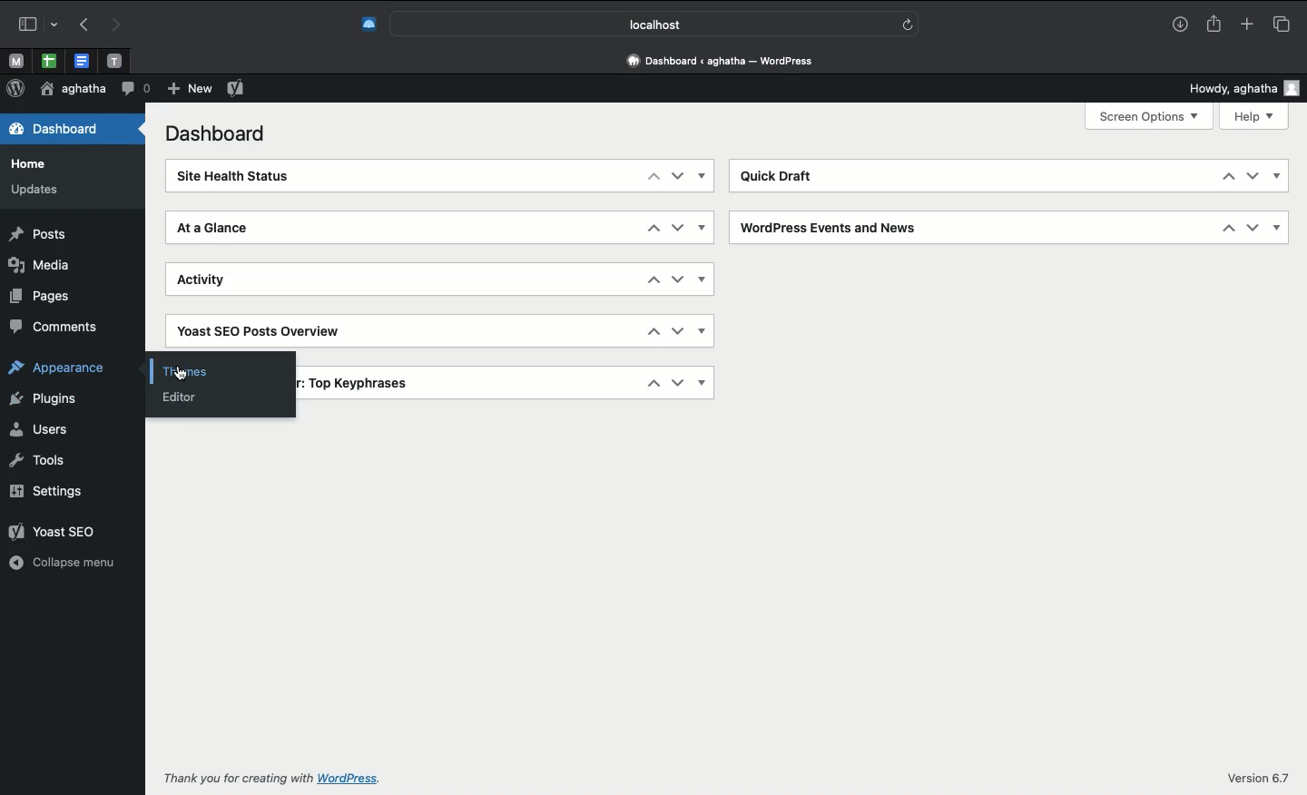 Image resolution: width=1307 pixels, height=795 pixels. What do you see at coordinates (1214, 25) in the screenshot?
I see `Share` at bounding box center [1214, 25].